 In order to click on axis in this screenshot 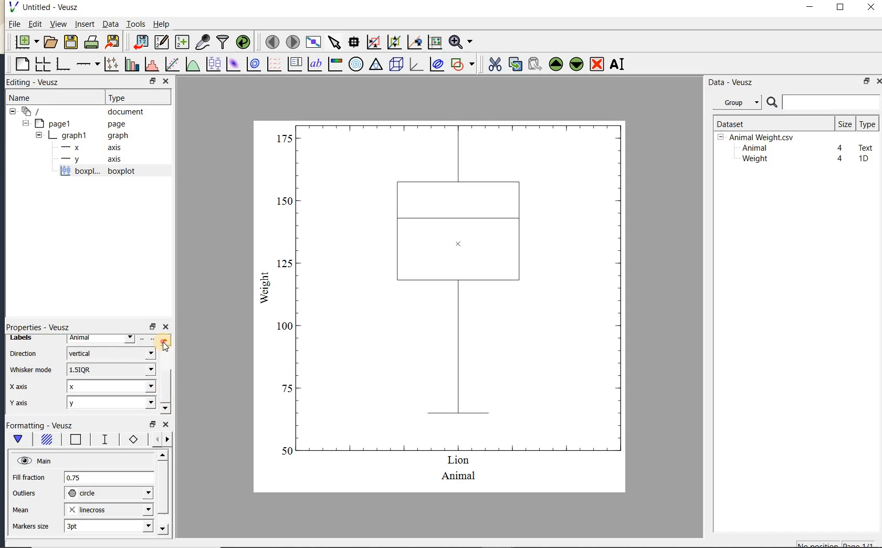, I will do `click(88, 147)`.